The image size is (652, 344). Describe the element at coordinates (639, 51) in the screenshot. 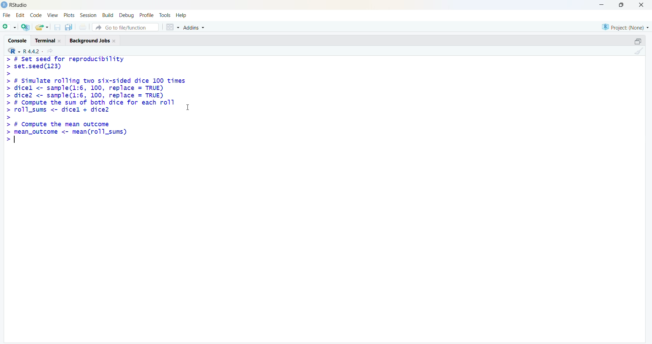

I see `clean` at that location.